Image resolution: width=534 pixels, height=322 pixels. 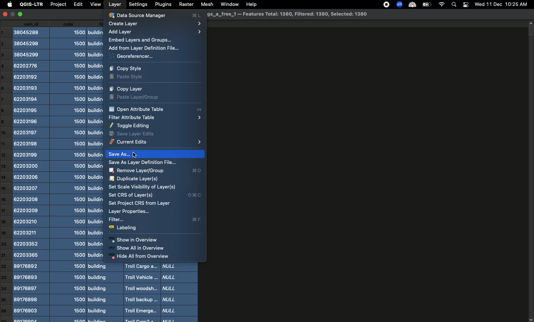 What do you see at coordinates (156, 171) in the screenshot?
I see `Remove layer group` at bounding box center [156, 171].